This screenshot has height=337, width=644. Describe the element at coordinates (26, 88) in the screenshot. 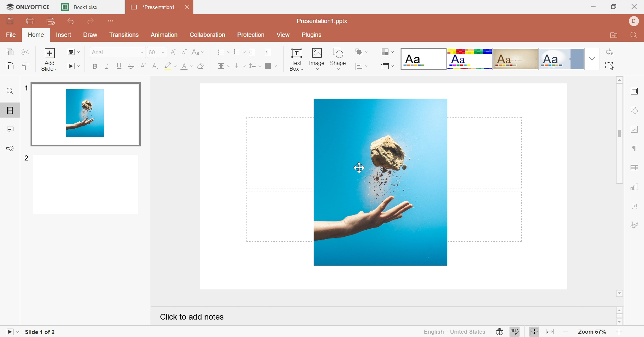

I see `1` at that location.